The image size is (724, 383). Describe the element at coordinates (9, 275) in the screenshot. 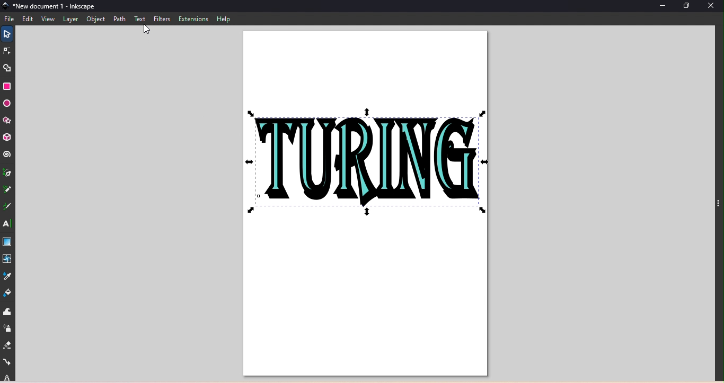

I see `Dropper tool` at that location.